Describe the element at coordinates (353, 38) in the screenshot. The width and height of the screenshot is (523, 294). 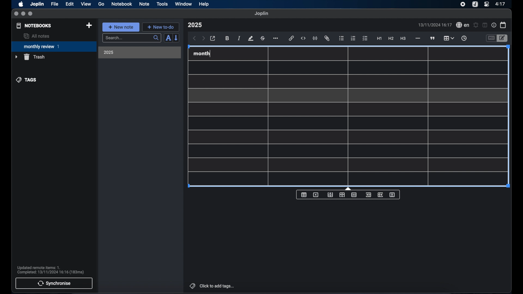
I see `numbered list` at that location.